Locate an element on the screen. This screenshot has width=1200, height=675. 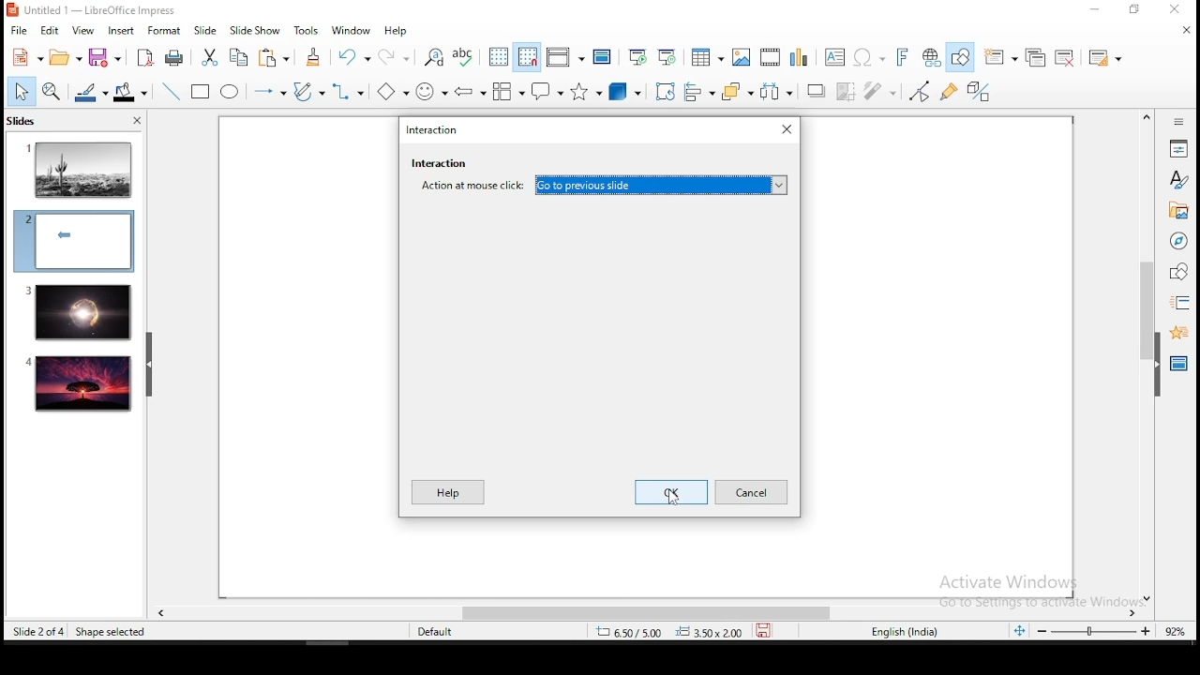
find and replace is located at coordinates (434, 55).